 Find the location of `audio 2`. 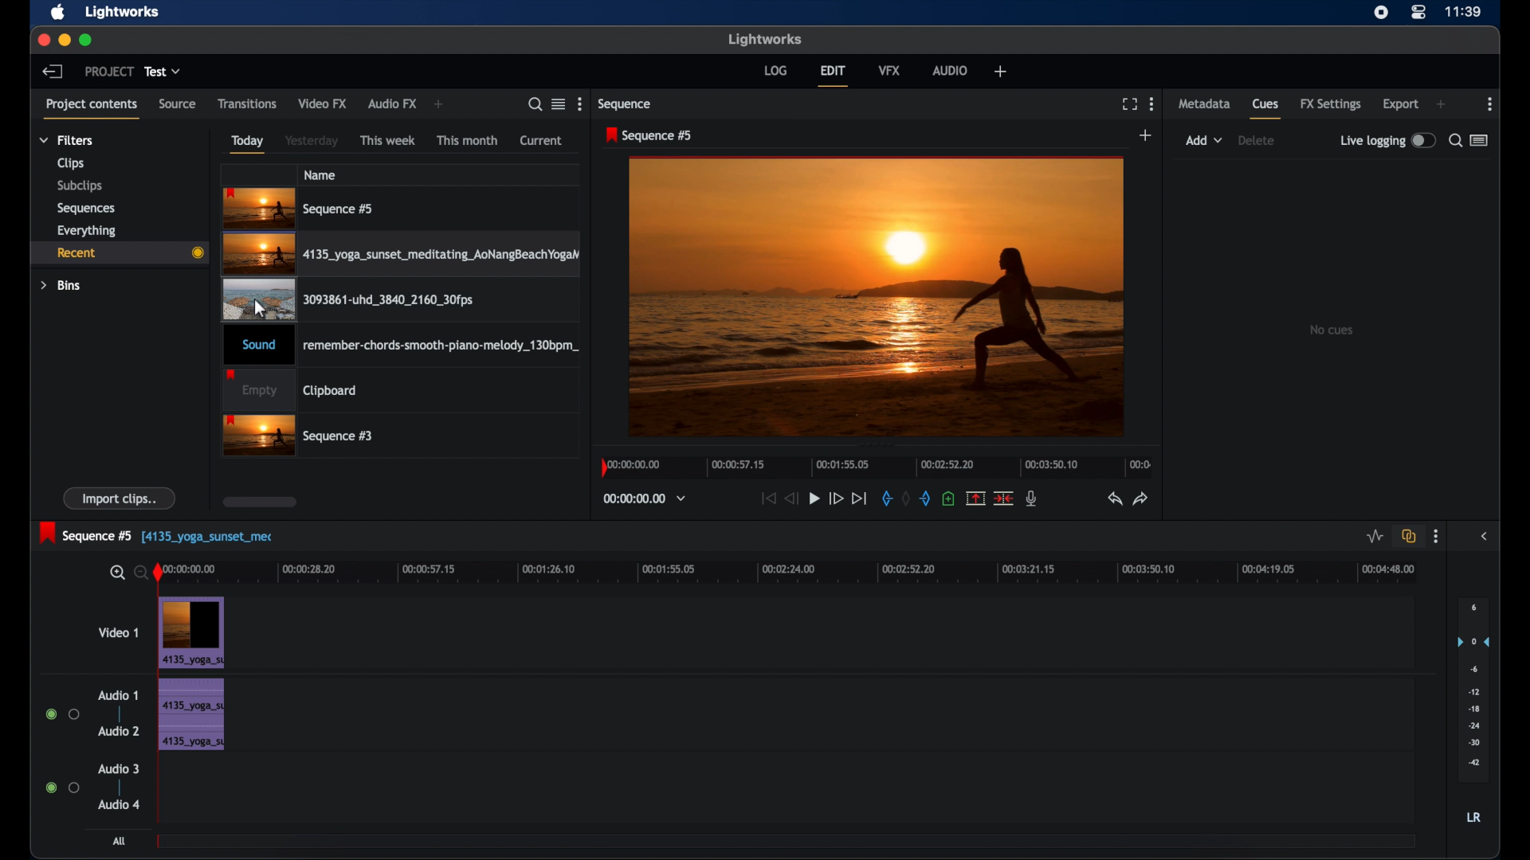

audio 2 is located at coordinates (120, 731).